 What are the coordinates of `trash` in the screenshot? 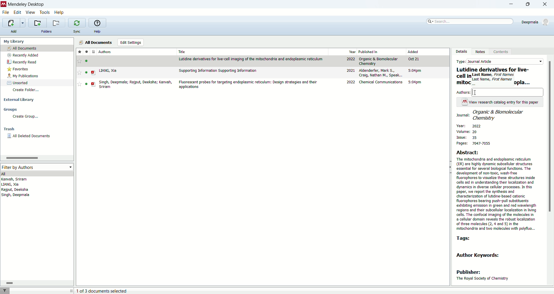 It's located at (9, 128).